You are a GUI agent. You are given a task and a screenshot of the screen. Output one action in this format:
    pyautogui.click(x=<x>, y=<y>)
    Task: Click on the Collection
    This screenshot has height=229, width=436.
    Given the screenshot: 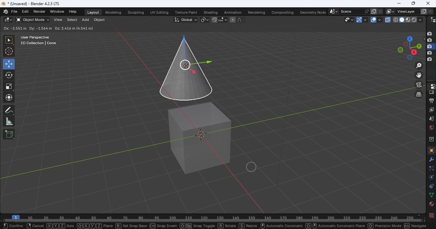 What is the action you would take?
    pyautogui.click(x=431, y=139)
    